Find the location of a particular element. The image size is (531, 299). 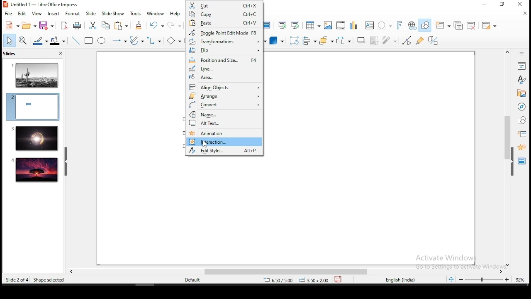

align objects is located at coordinates (224, 86).